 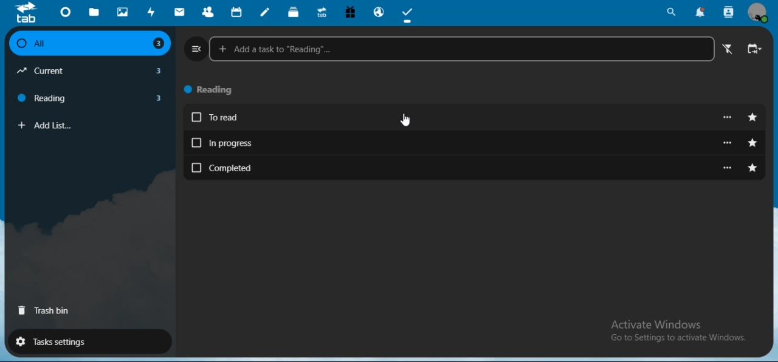 What do you see at coordinates (755, 50) in the screenshot?
I see `change sort order` at bounding box center [755, 50].